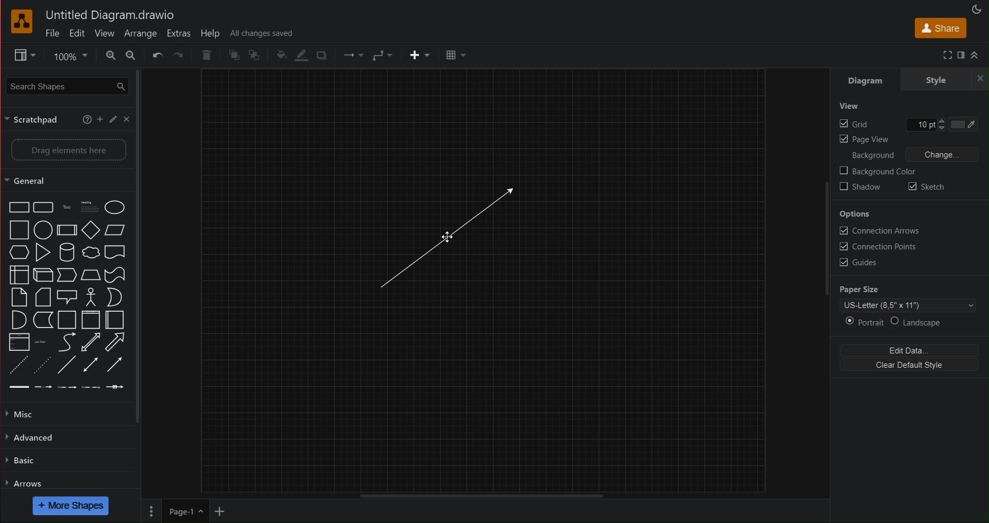 The image size is (989, 523). I want to click on View, so click(849, 108).